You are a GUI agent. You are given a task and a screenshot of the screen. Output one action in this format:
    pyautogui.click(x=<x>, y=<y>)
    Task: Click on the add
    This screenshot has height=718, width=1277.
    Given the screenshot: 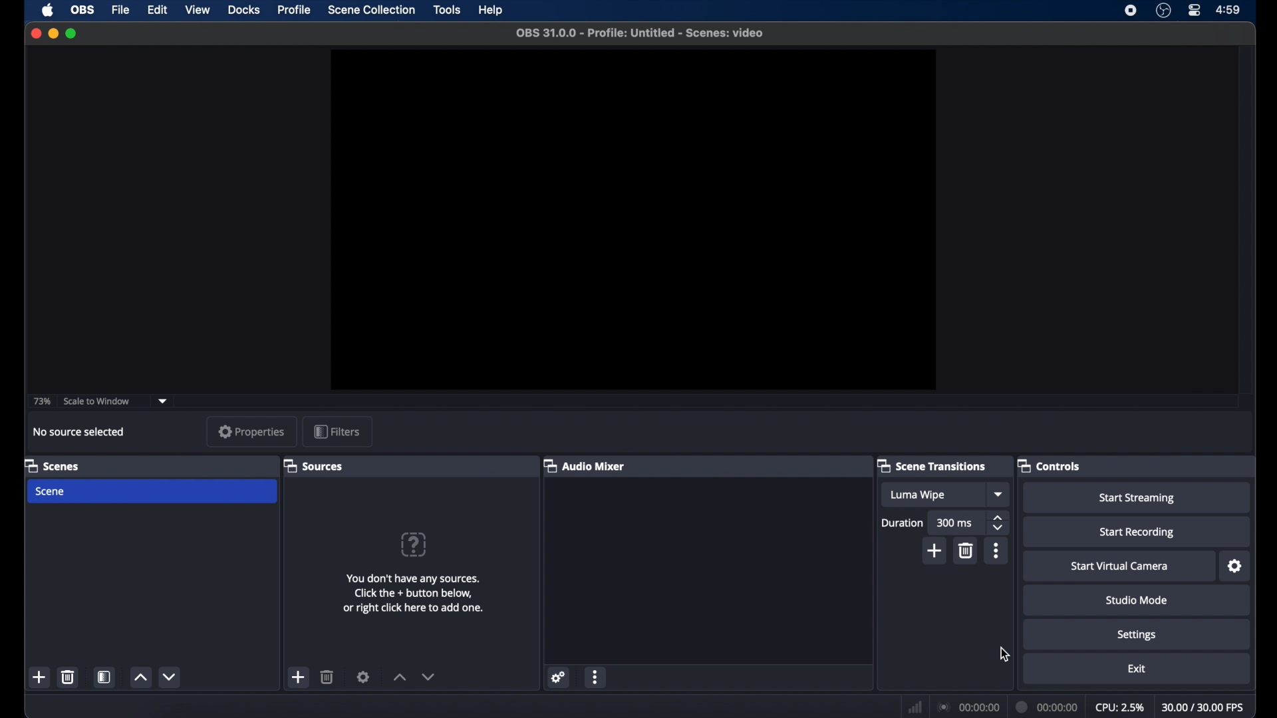 What is the action you would take?
    pyautogui.click(x=299, y=677)
    